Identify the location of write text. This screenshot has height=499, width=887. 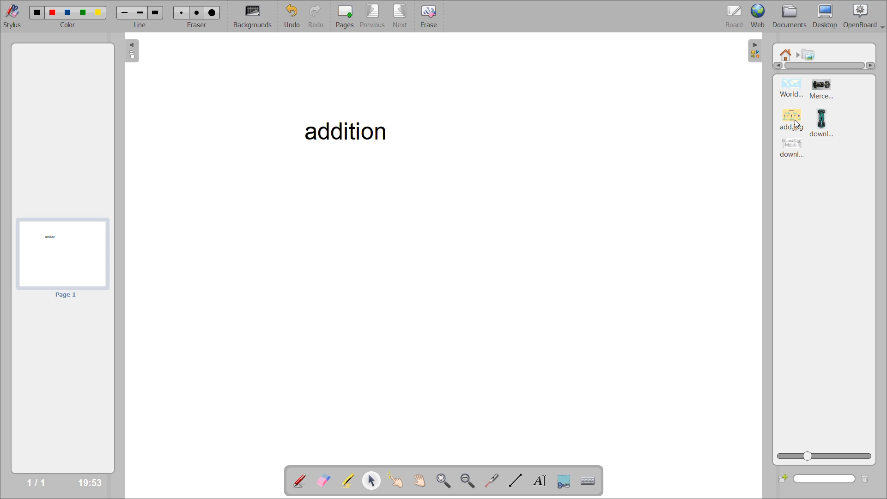
(542, 481).